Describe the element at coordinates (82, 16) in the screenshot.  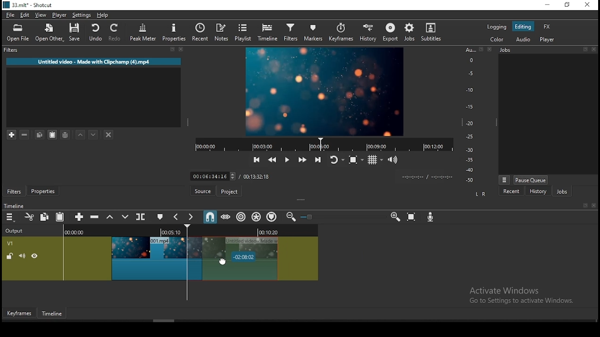
I see `settings` at that location.